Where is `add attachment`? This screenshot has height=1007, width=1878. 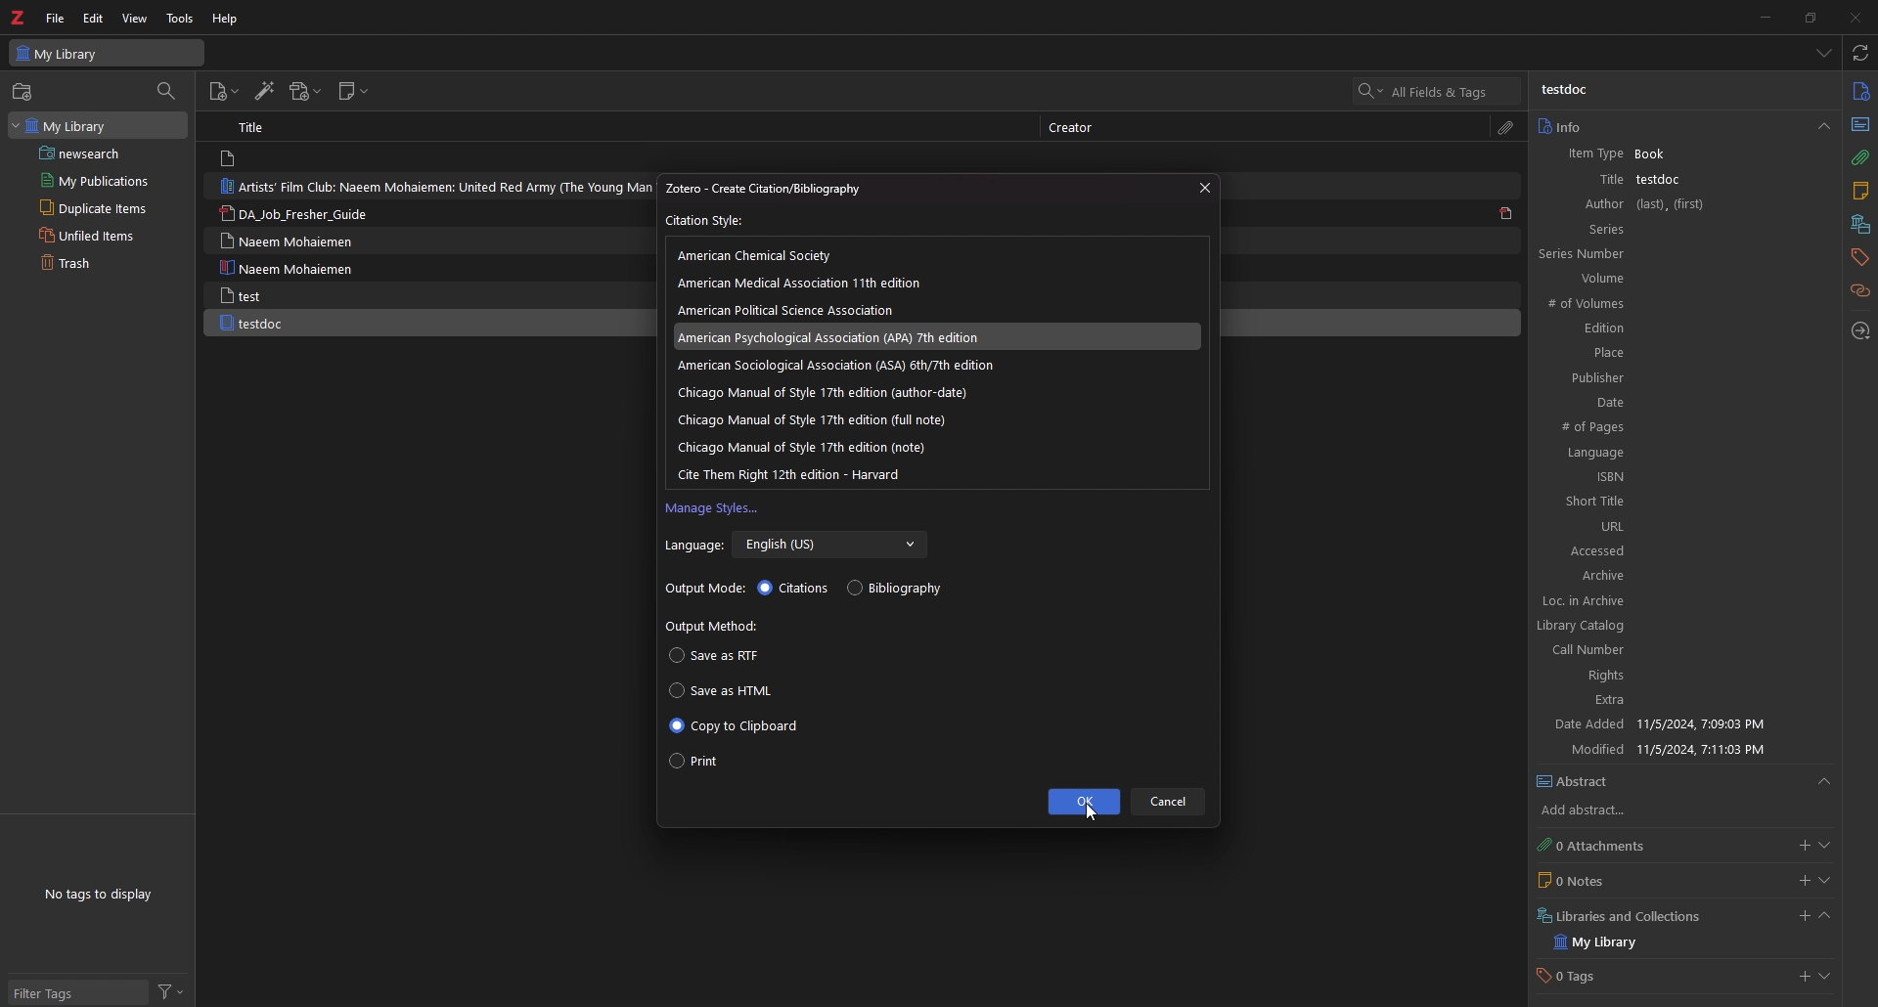 add attachment is located at coordinates (304, 92).